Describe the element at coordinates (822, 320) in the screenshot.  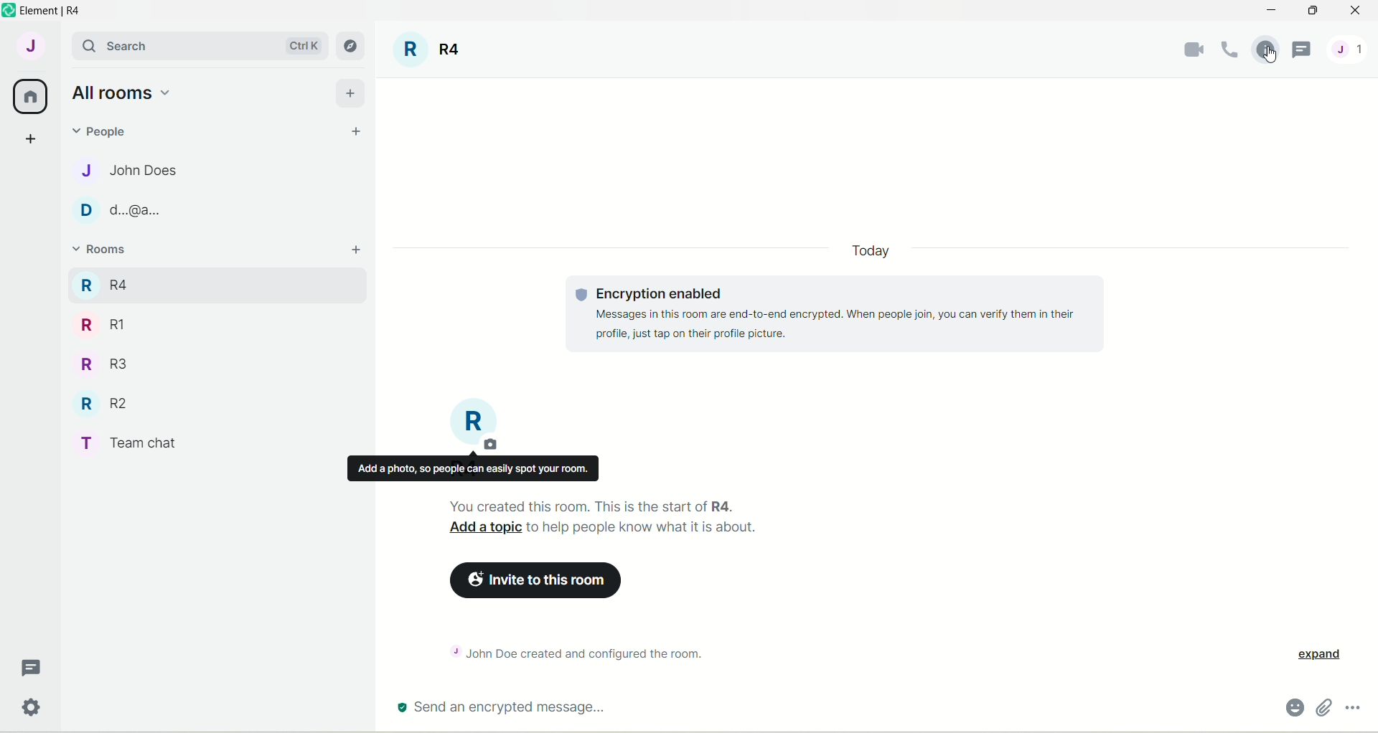
I see `© Encryption enabled
Messages in this room are end-to-end encrypted. When people join, you can verify them in their
profile, just tap on their profile picture.` at that location.